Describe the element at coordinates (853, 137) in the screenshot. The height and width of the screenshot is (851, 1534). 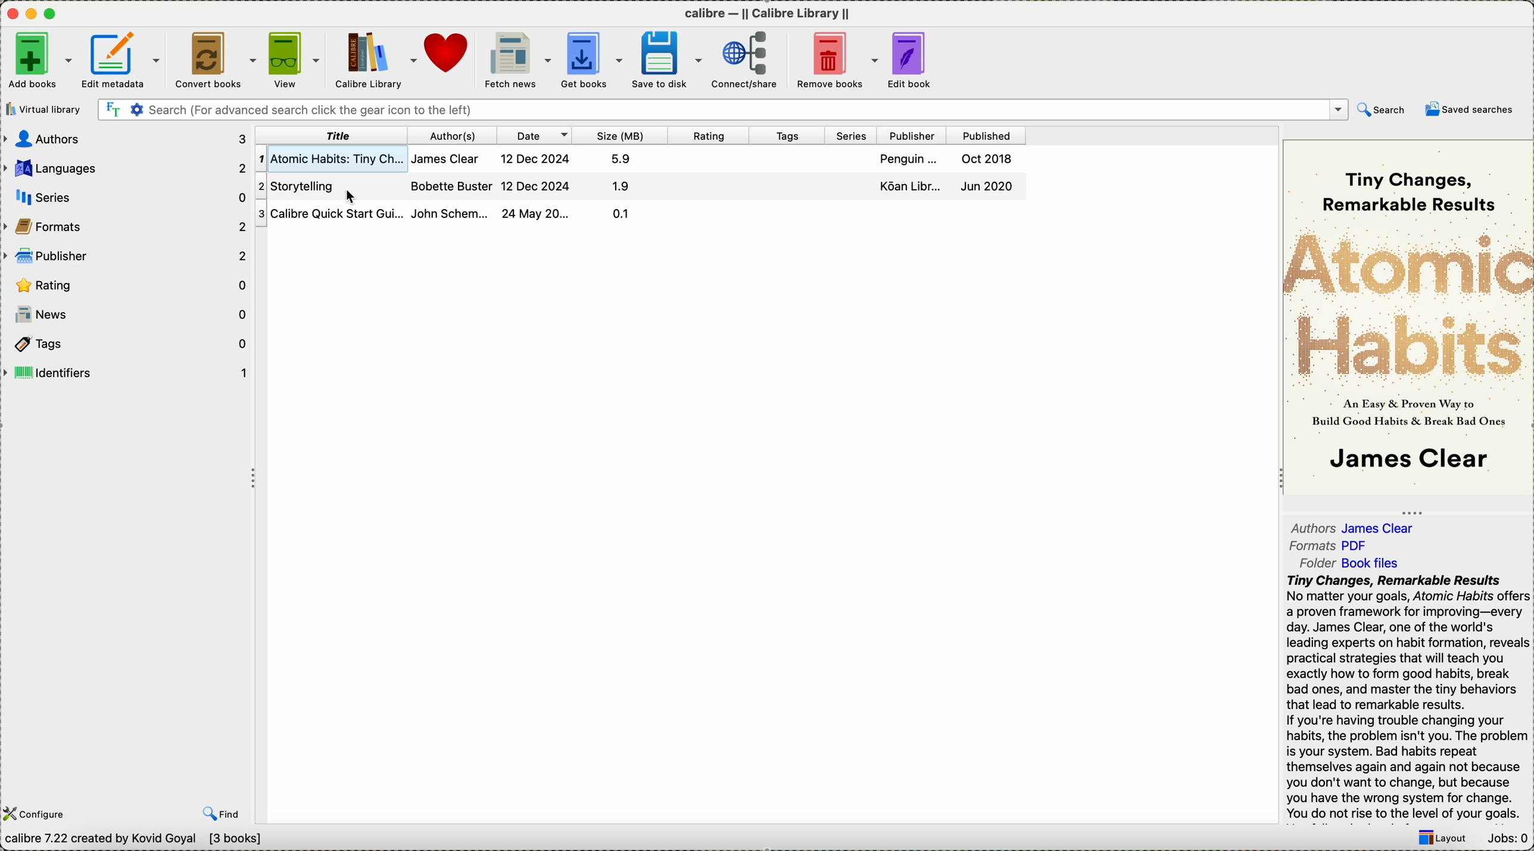
I see `series` at that location.